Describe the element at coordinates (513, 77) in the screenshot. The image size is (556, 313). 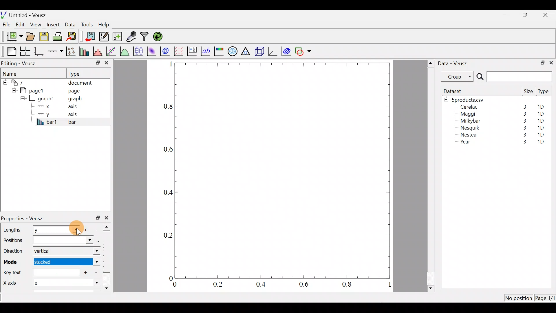
I see `Search bar` at that location.